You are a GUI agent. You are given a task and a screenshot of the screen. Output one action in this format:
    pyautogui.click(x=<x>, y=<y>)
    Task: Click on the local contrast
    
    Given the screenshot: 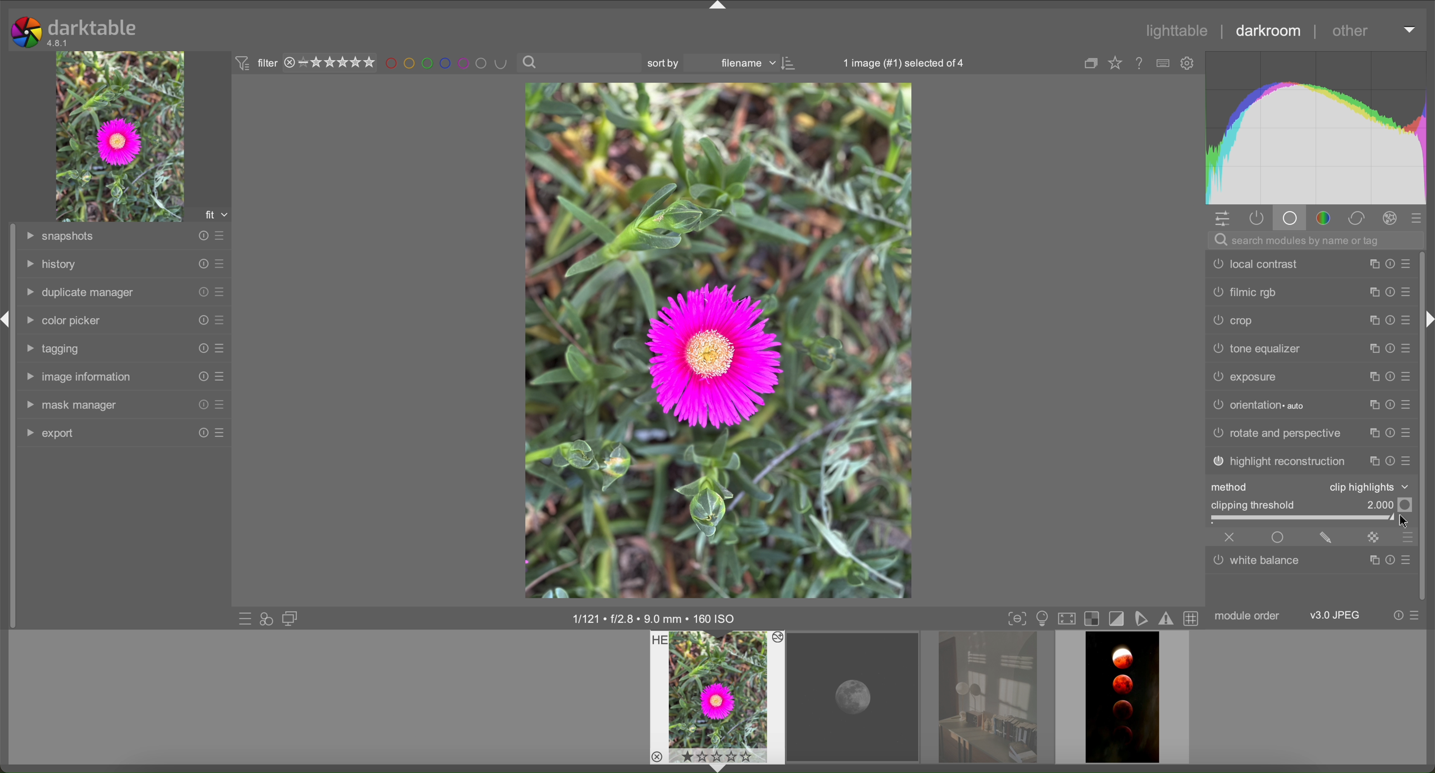 What is the action you would take?
    pyautogui.click(x=1253, y=264)
    